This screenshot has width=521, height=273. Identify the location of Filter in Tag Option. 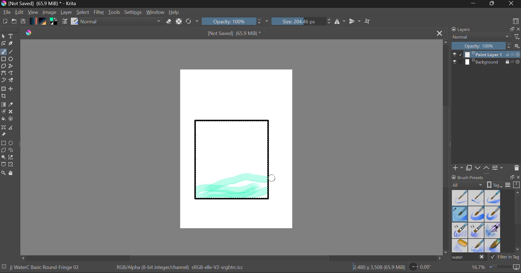
(505, 258).